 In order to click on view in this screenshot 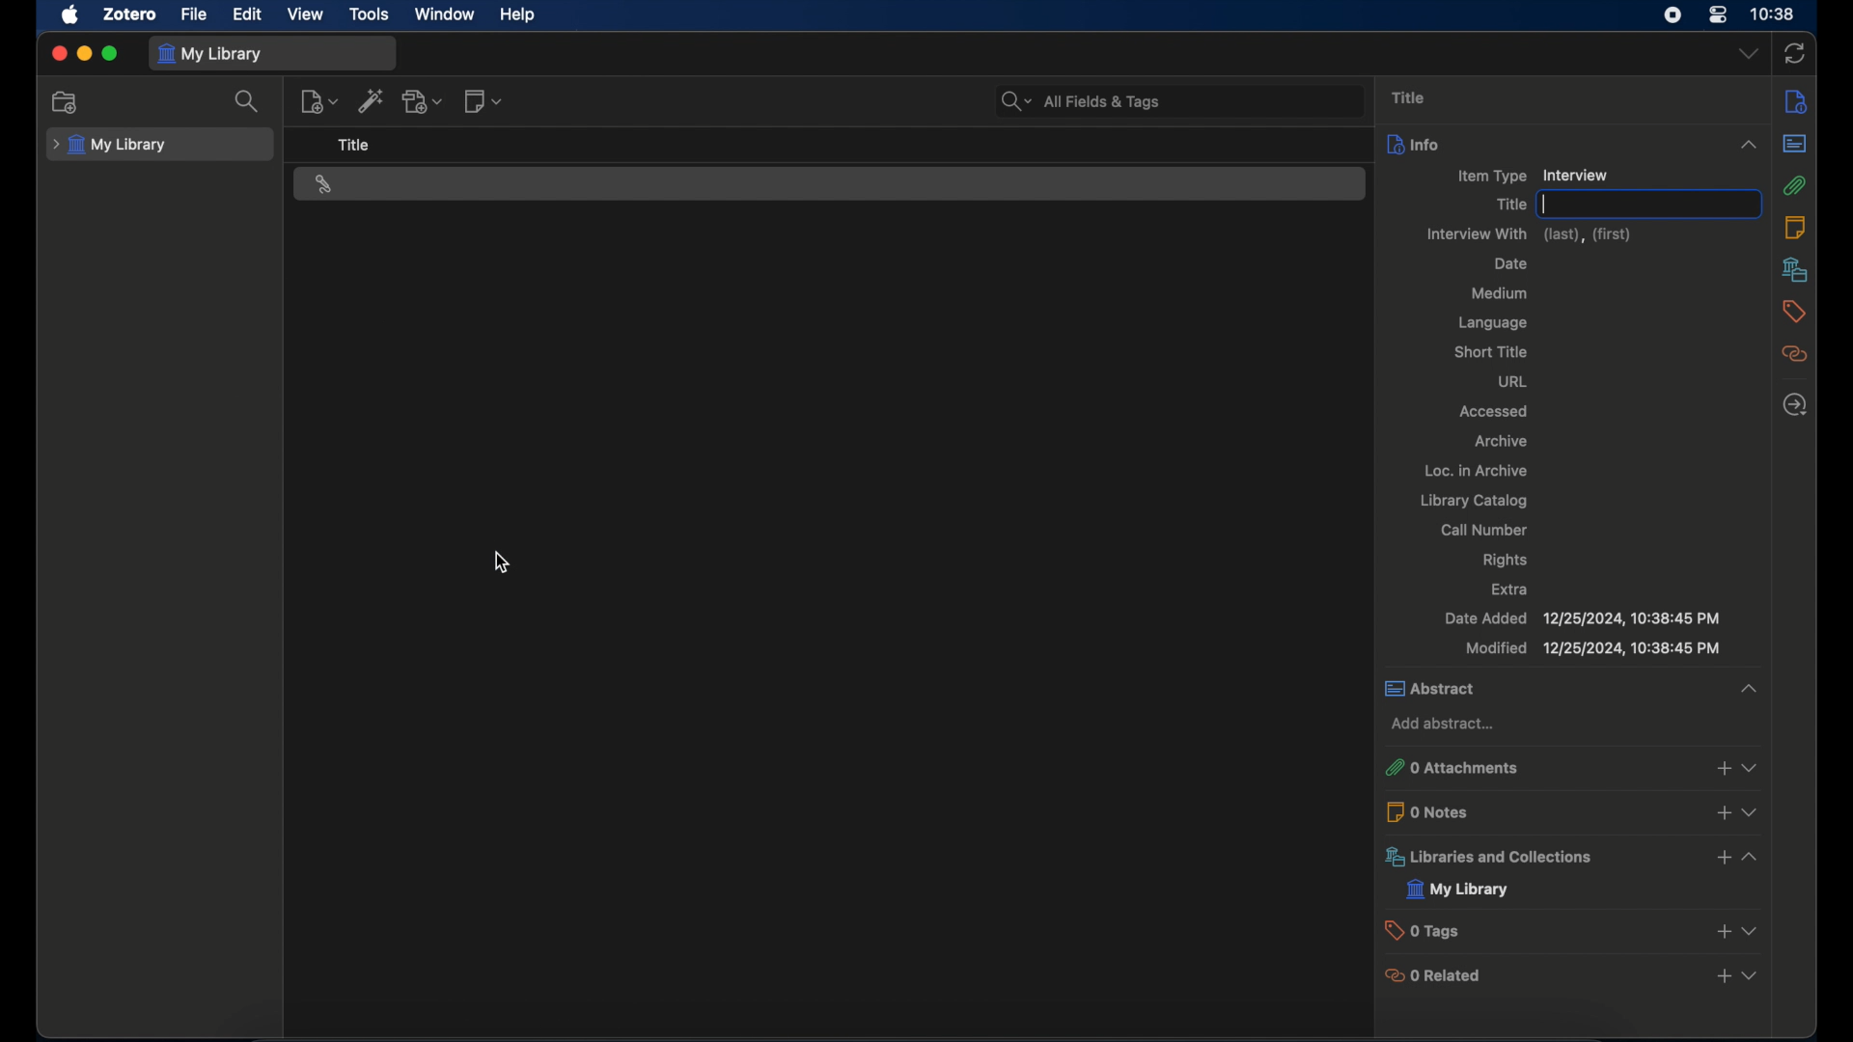, I will do `click(1749, 930)`.